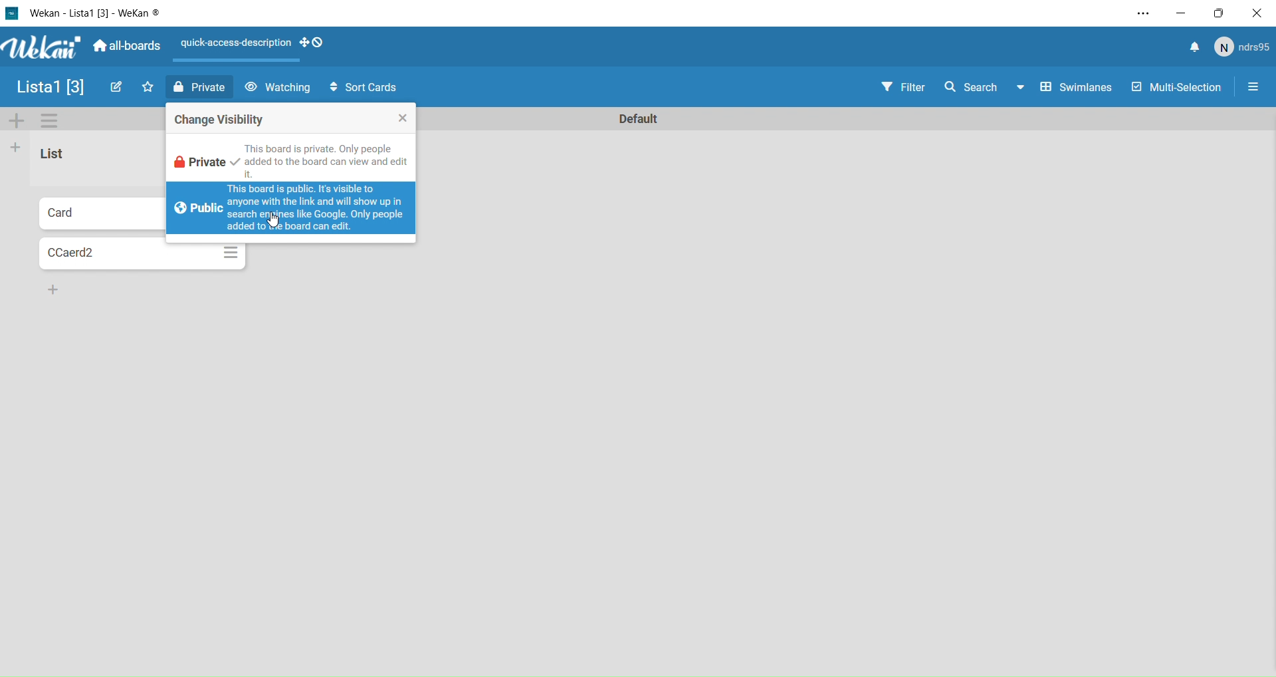 The image size is (1276, 677). I want to click on Card, so click(102, 255).